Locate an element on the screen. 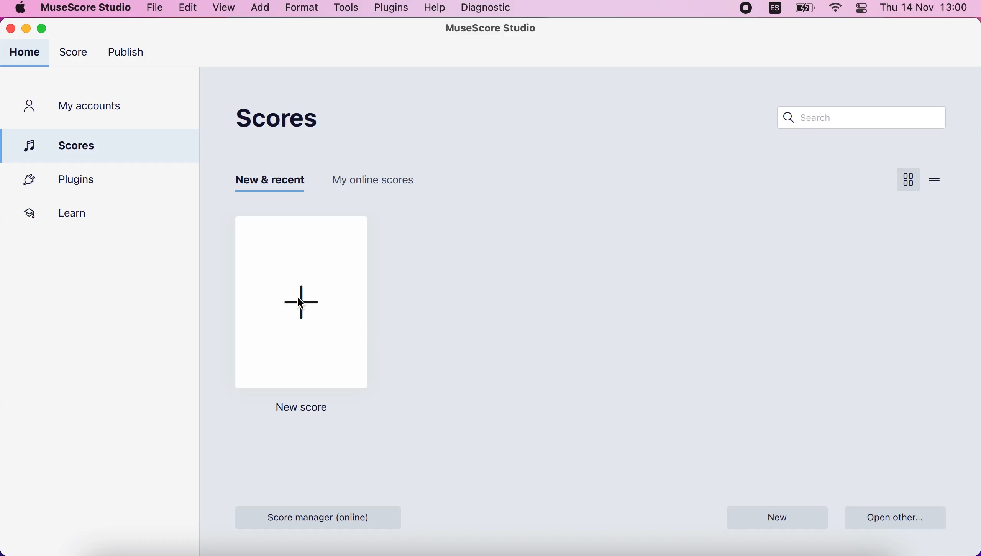 The image size is (981, 556). score manager (online) is located at coordinates (319, 517).